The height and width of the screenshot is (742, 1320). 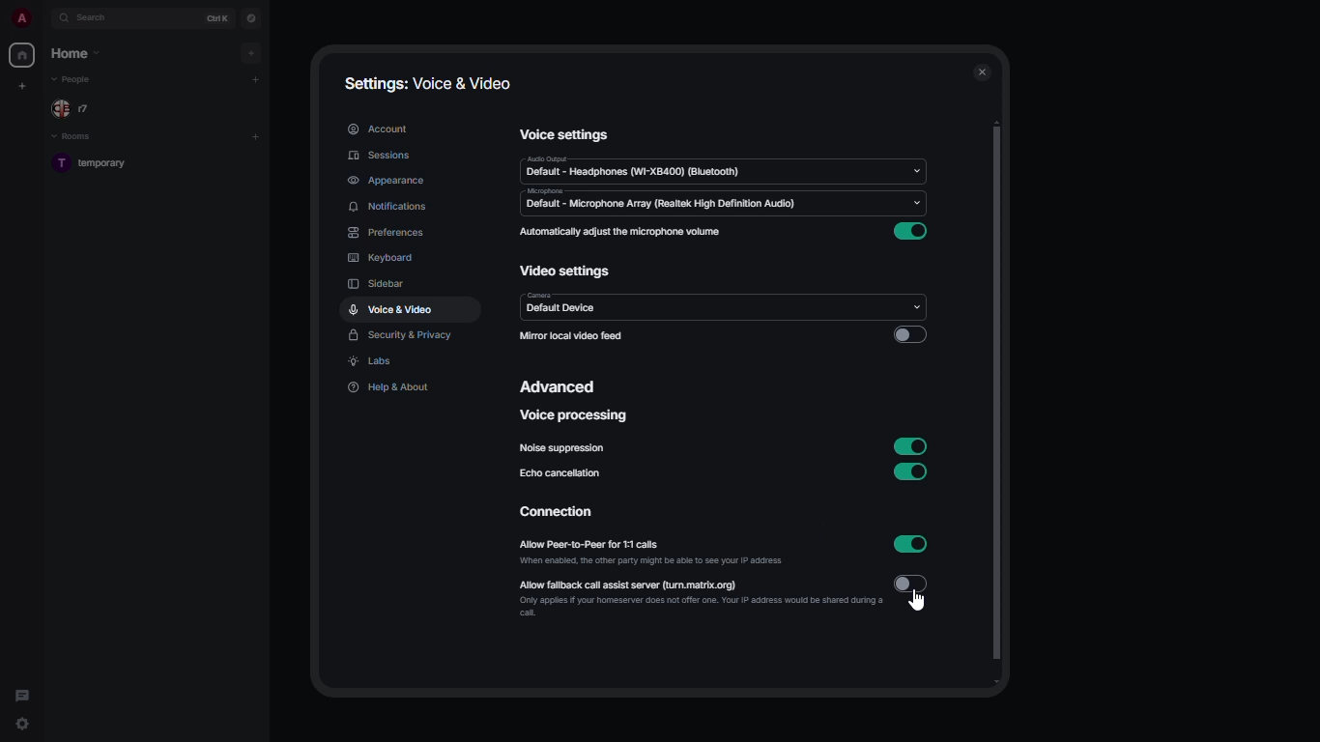 I want to click on preferences, so click(x=388, y=233).